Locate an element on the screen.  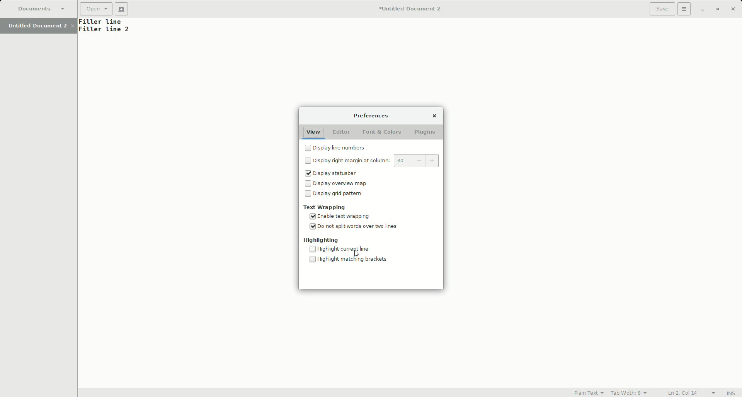
Untitled Document 2 is located at coordinates (41, 25).